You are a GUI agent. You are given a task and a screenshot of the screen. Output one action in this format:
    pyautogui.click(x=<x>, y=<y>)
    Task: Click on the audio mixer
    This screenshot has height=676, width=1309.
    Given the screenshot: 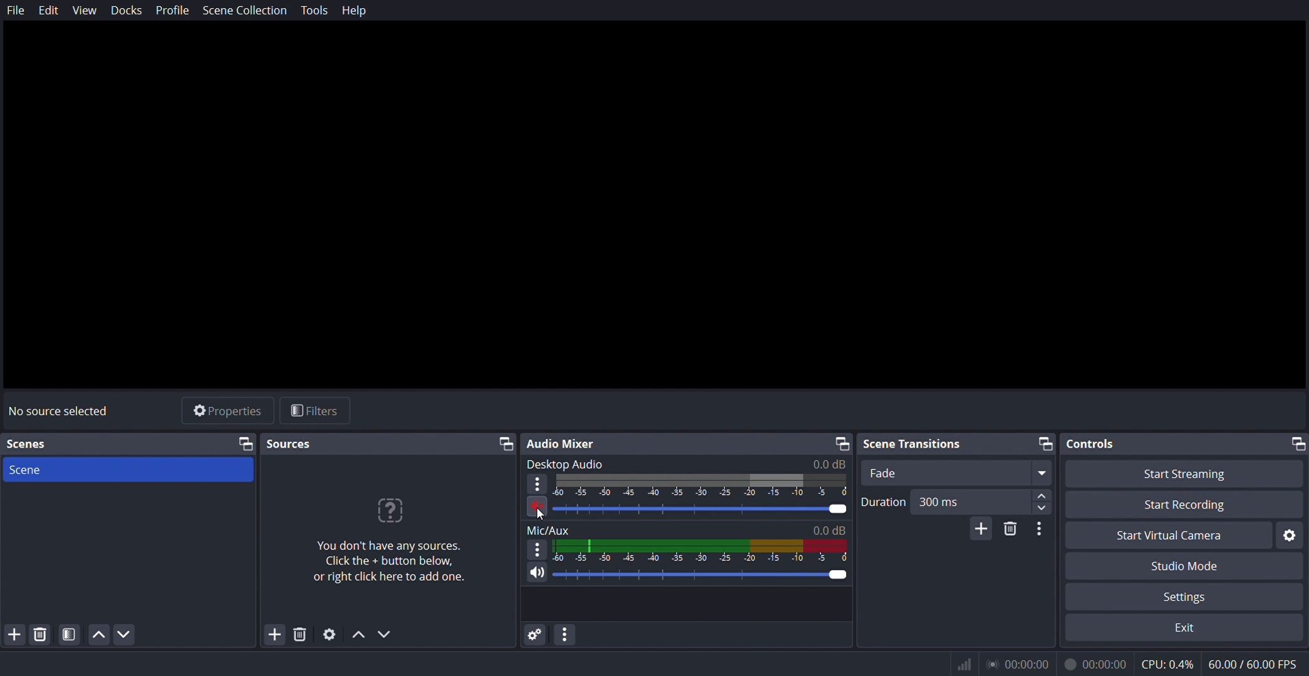 What is the action you would take?
    pyautogui.click(x=562, y=442)
    